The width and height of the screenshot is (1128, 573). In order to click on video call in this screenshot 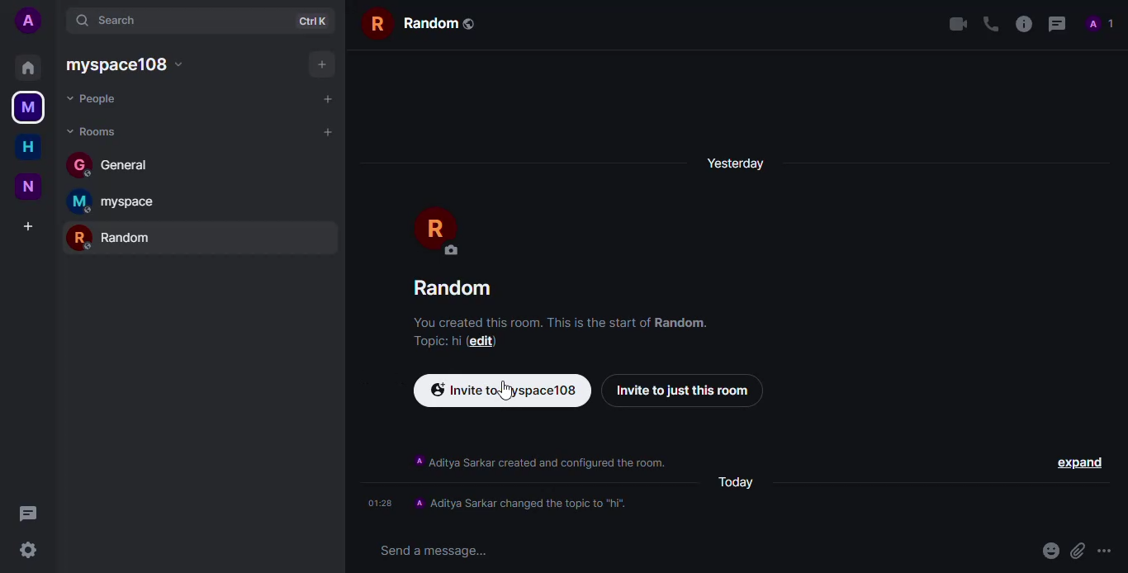, I will do `click(953, 24)`.